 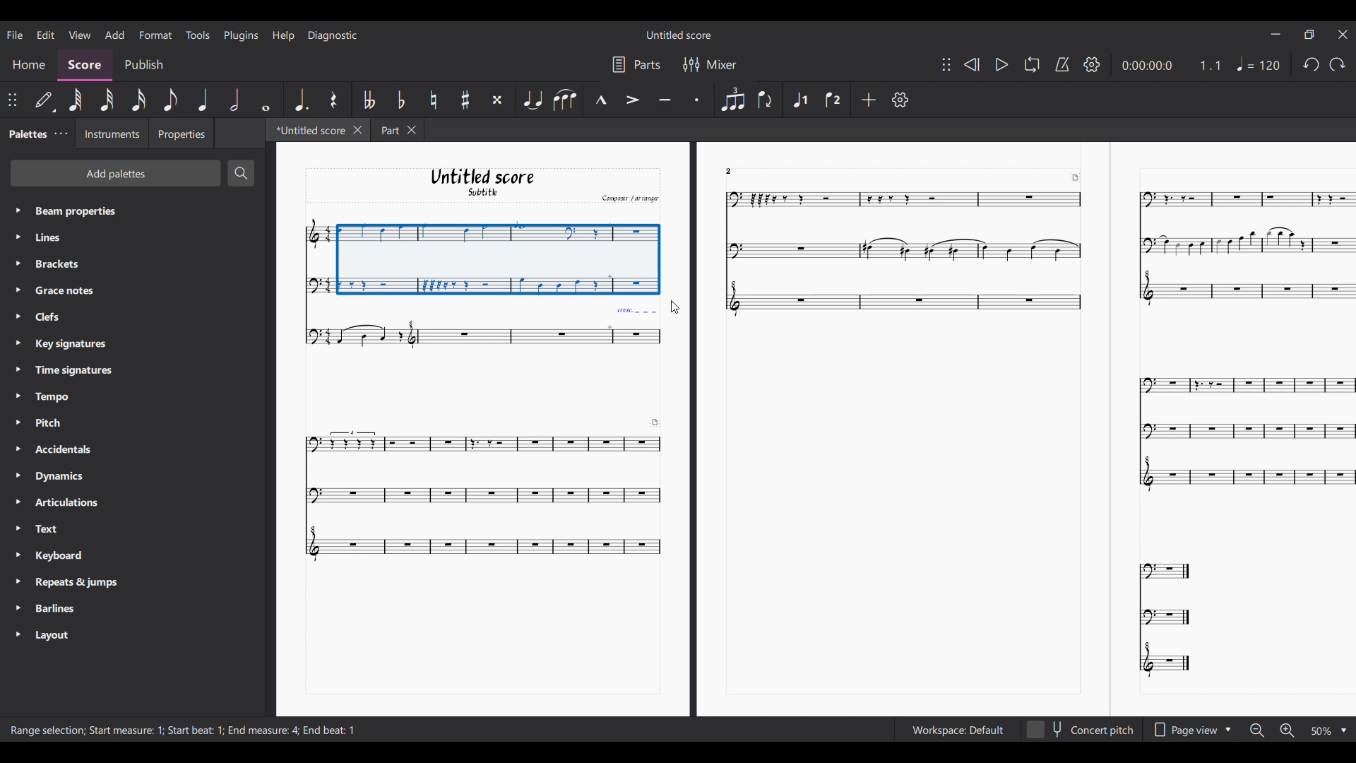 What do you see at coordinates (1343, 731) in the screenshot?
I see `Drop down` at bounding box center [1343, 731].